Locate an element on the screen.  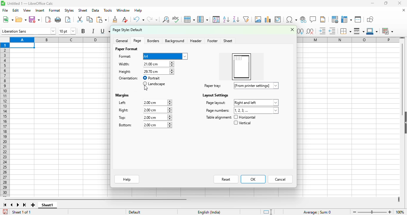
vertical is located at coordinates (242, 123).